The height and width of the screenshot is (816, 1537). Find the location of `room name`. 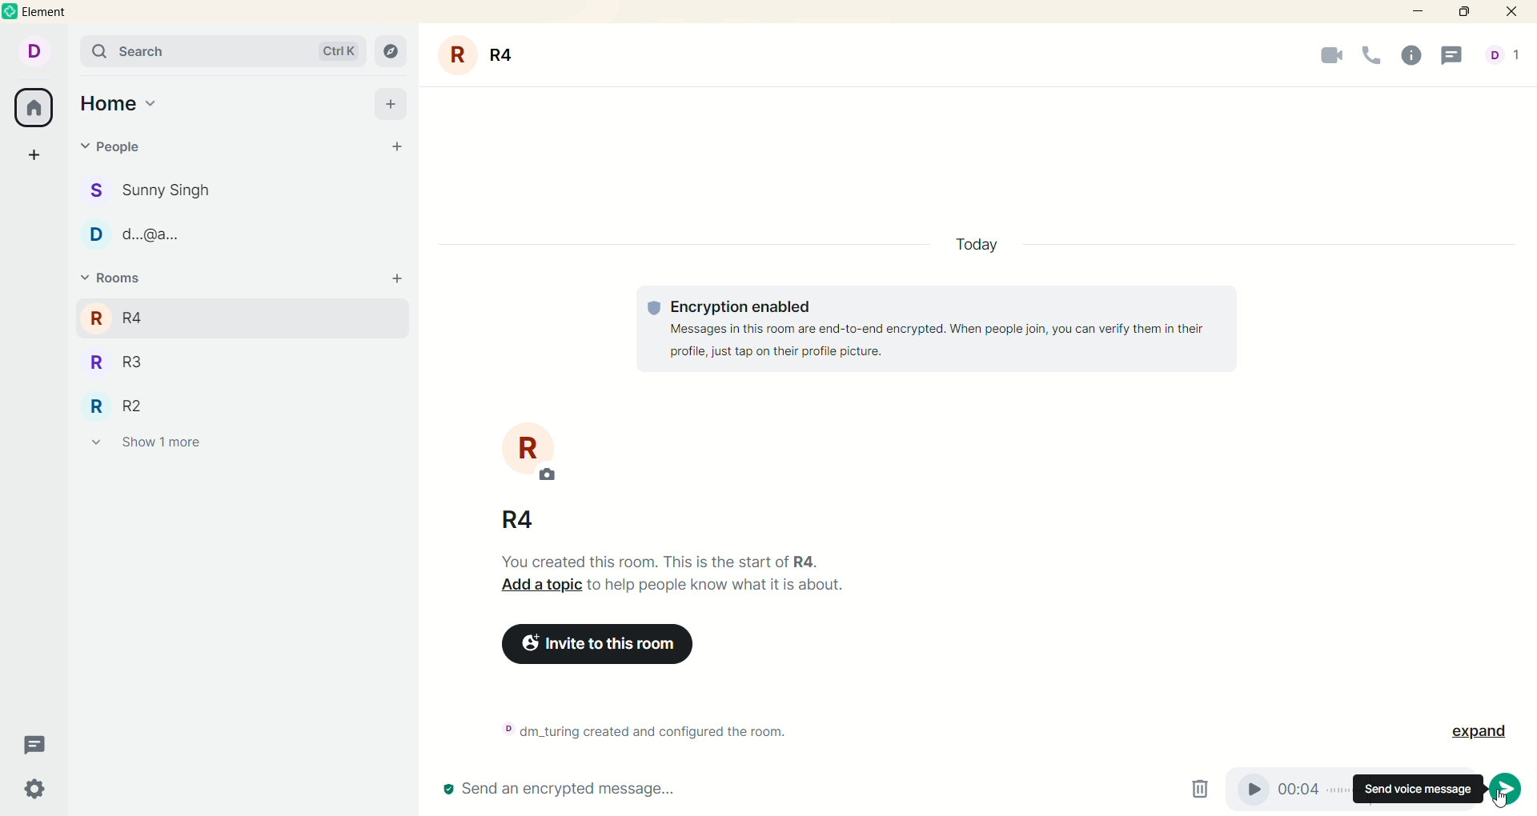

room name is located at coordinates (521, 519).